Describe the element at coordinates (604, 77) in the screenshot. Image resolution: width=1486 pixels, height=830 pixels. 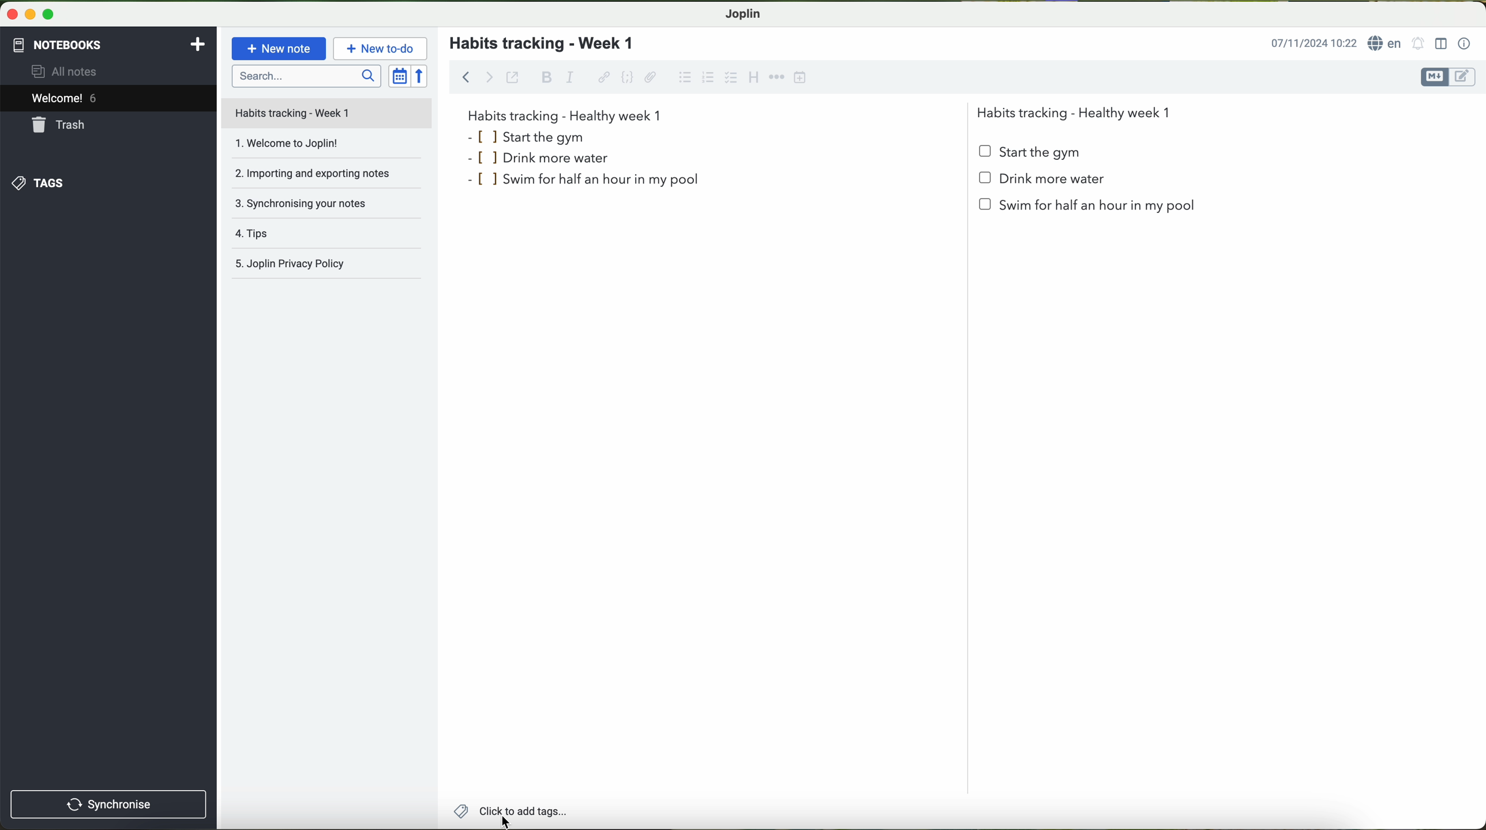
I see `hyperlink` at that location.